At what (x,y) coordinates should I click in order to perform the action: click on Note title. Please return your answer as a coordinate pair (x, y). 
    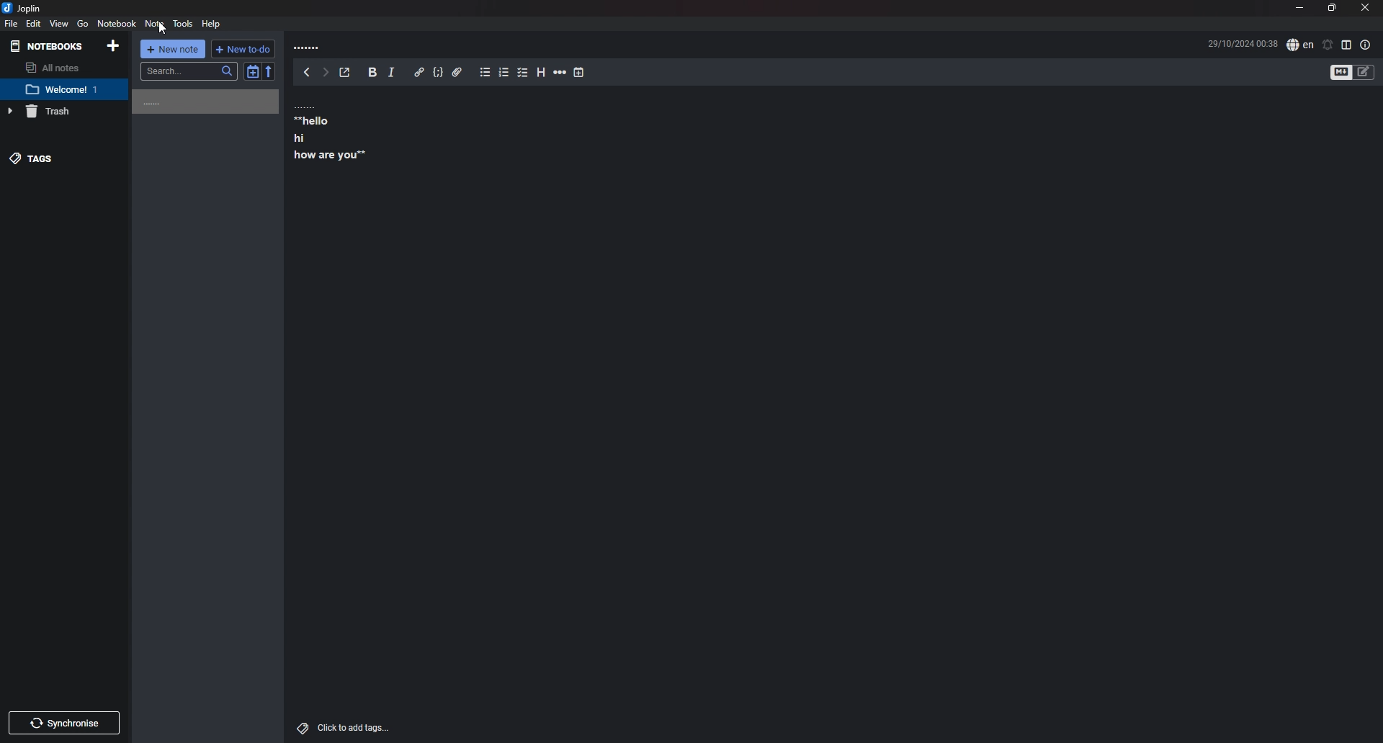
    Looking at the image, I should click on (310, 47).